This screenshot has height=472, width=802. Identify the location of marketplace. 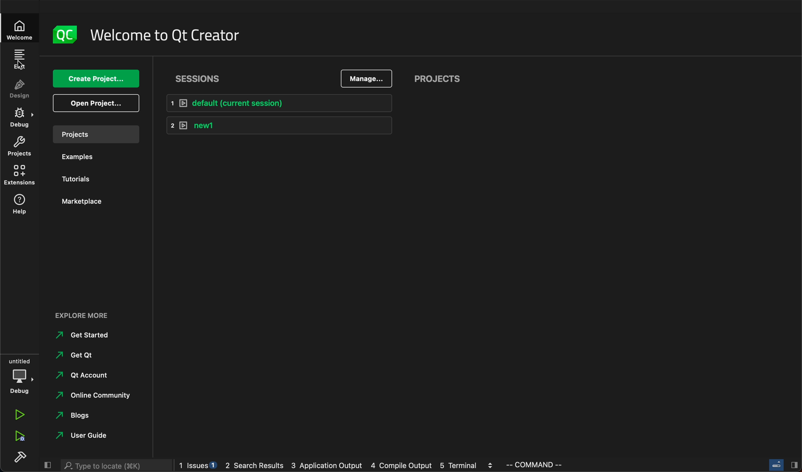
(90, 201).